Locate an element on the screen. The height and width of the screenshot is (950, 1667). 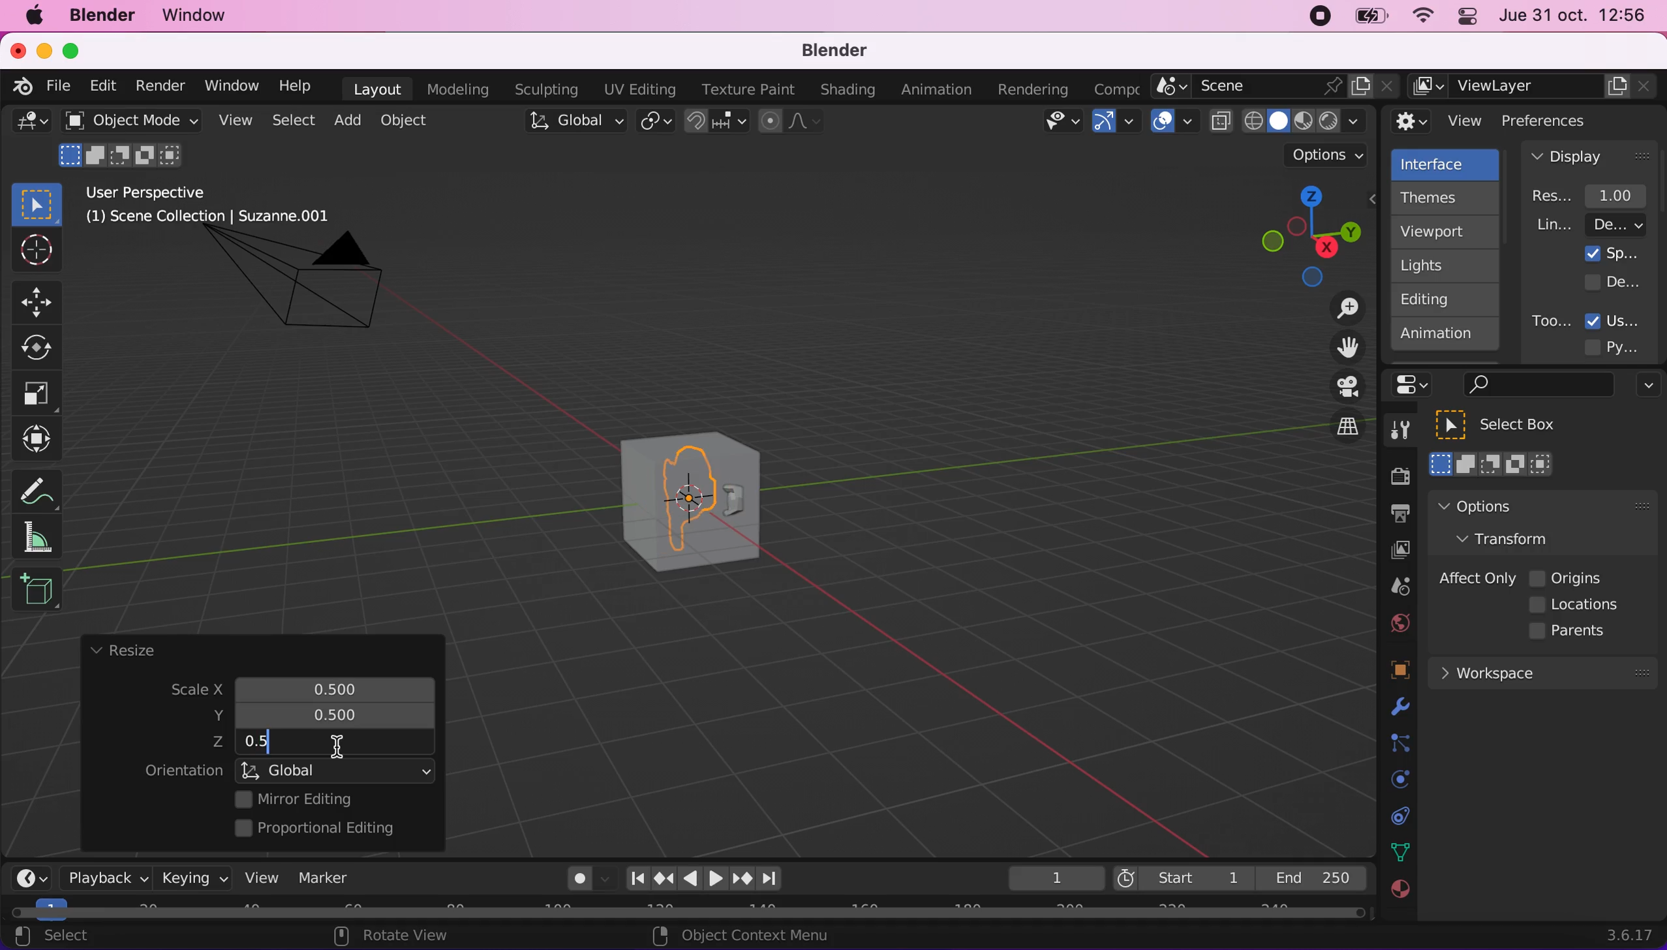
annotate is located at coordinates (42, 487).